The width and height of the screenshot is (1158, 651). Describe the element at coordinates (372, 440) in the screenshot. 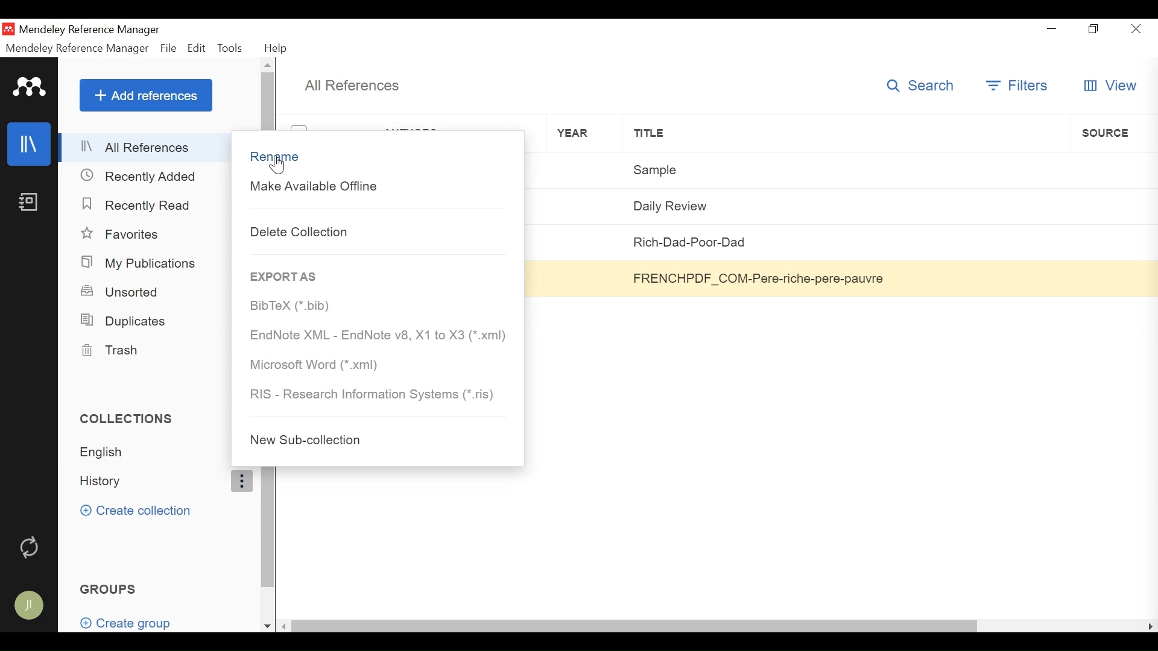

I see `New Sub-collection` at that location.